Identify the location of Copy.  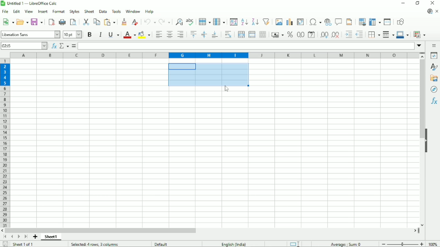
(96, 22).